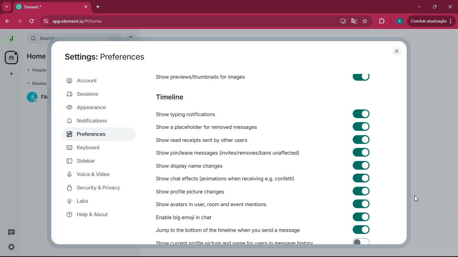 This screenshot has height=257, width=458. What do you see at coordinates (233, 243) in the screenshot?
I see `show current  profile picture and name for users in message history` at bounding box center [233, 243].